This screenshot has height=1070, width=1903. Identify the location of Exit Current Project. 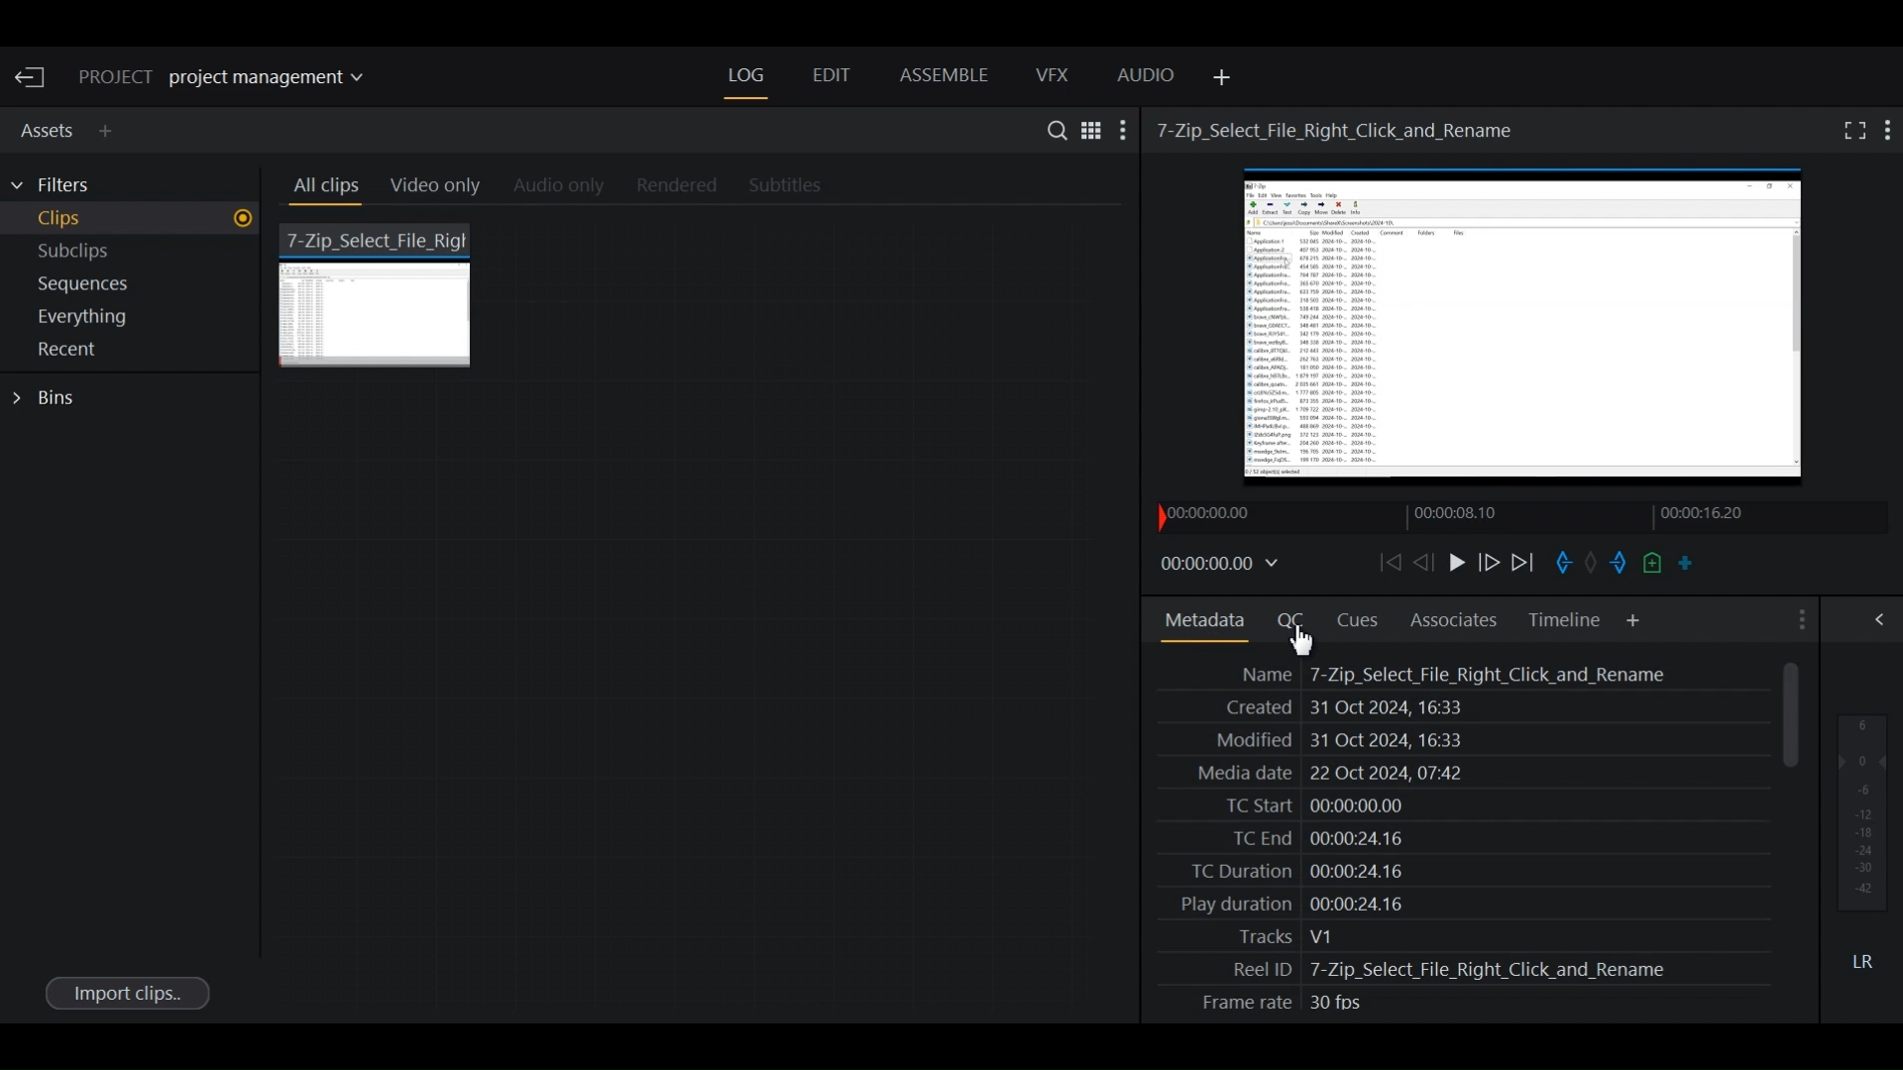
(34, 78).